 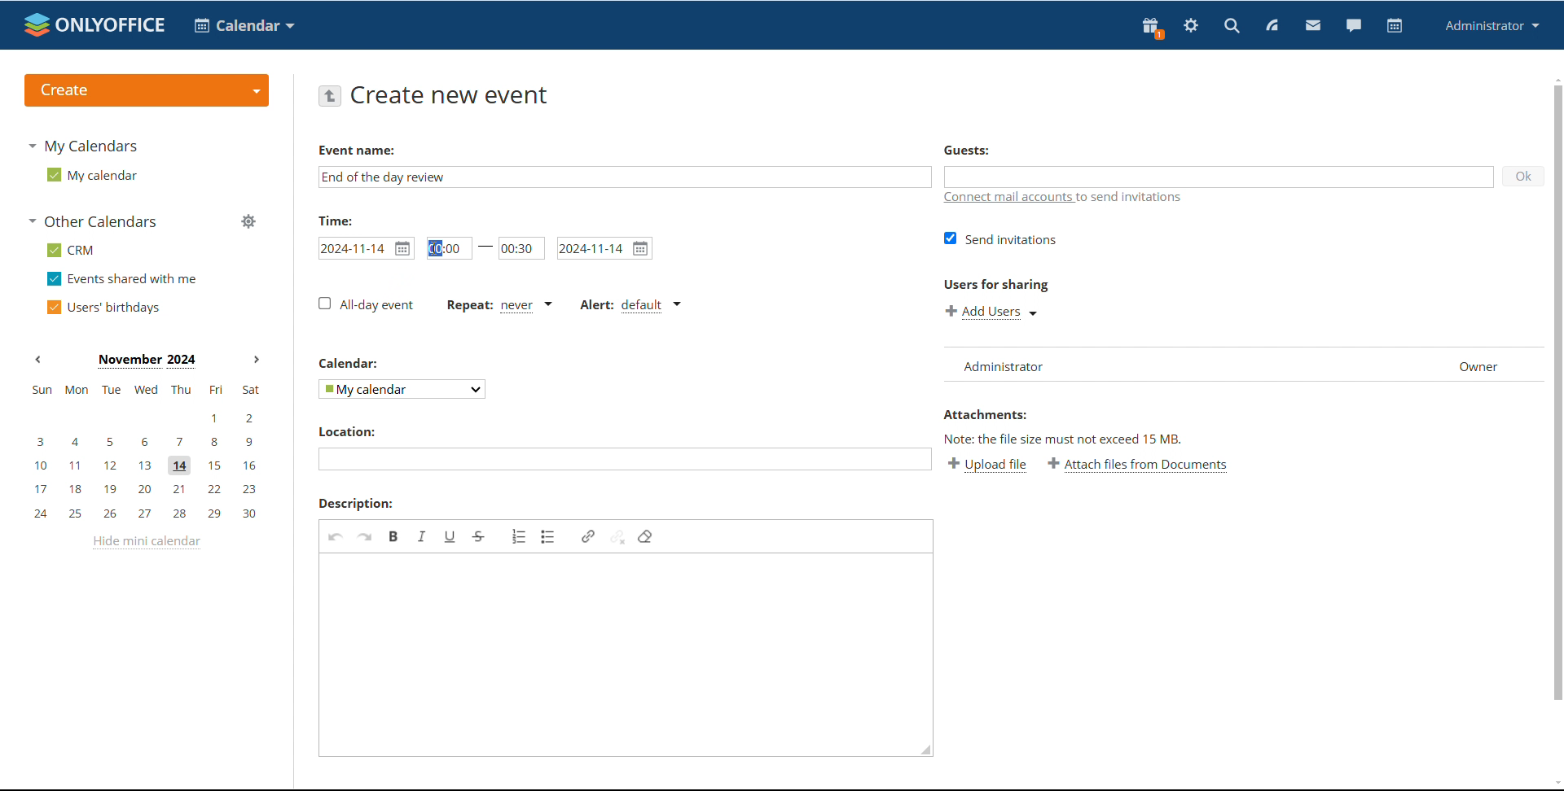 I want to click on 10, 11, 12, 13, 14, 15, 16, so click(x=149, y=466).